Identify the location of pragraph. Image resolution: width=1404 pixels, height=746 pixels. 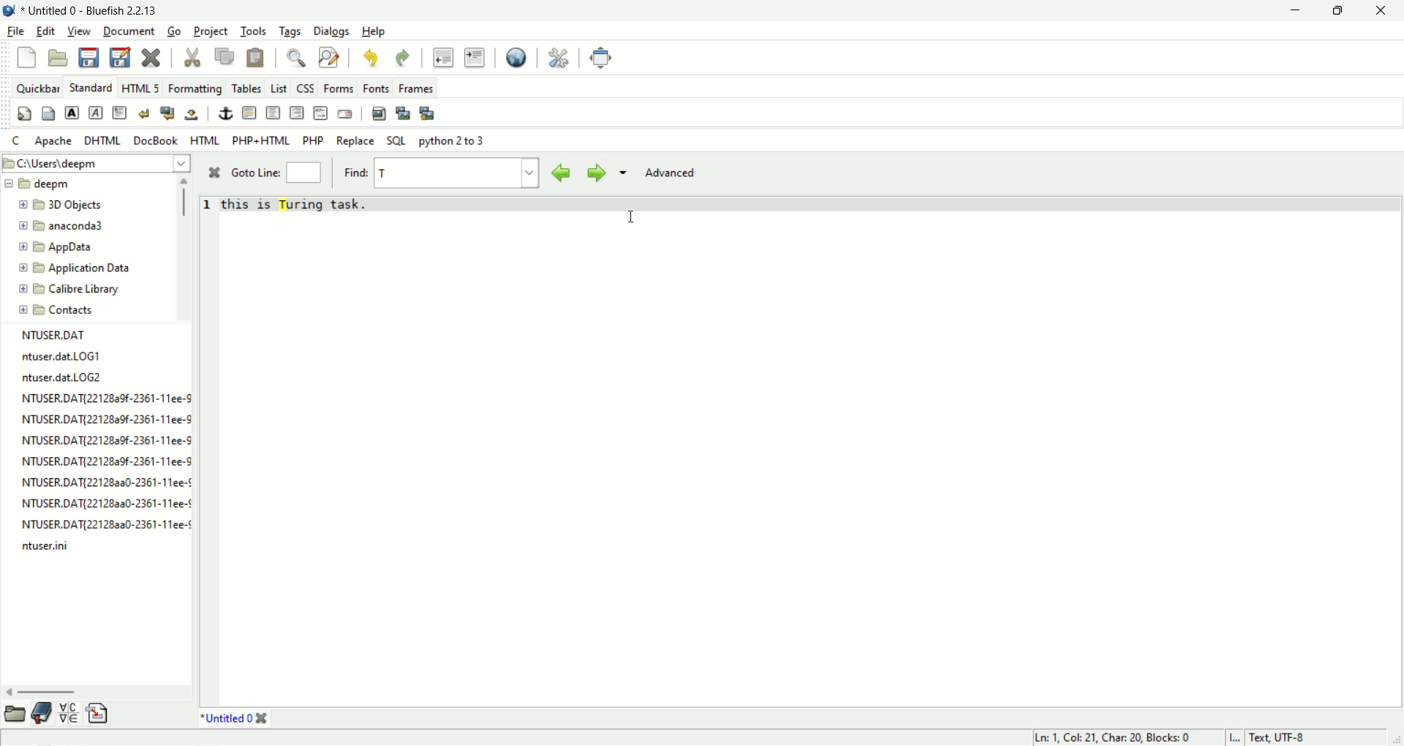
(120, 113).